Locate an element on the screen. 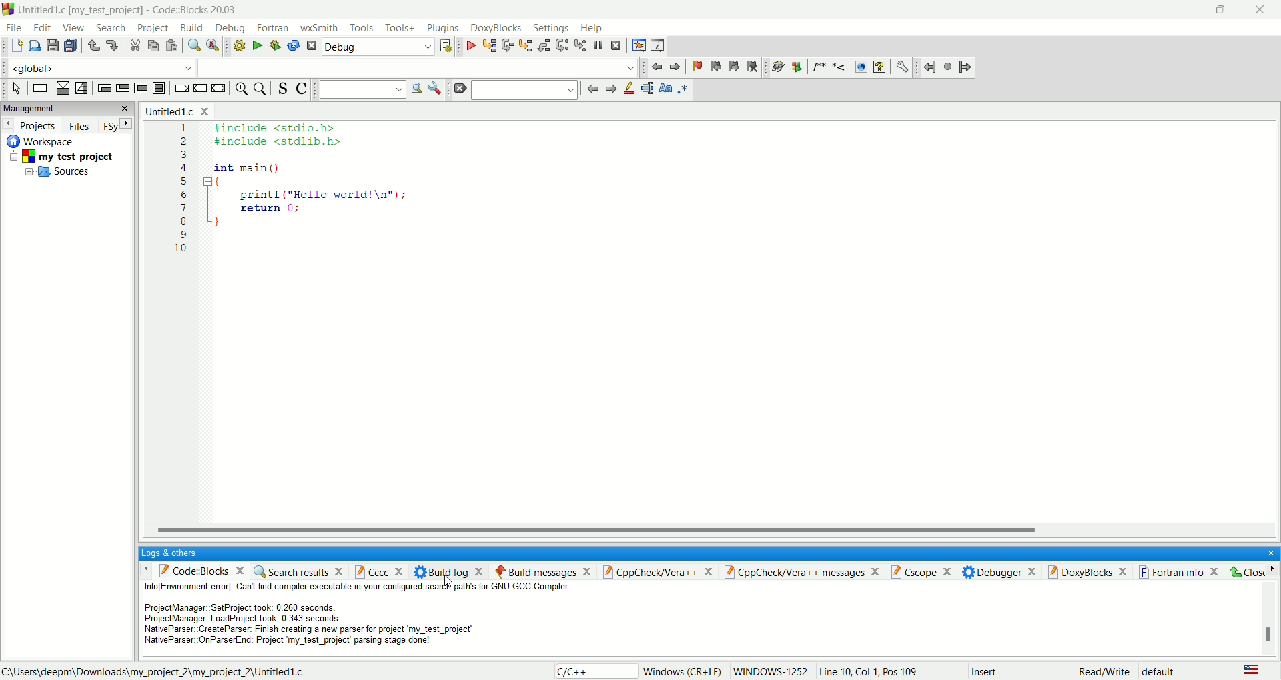 This screenshot has height=680, width=1281. help is located at coordinates (590, 29).